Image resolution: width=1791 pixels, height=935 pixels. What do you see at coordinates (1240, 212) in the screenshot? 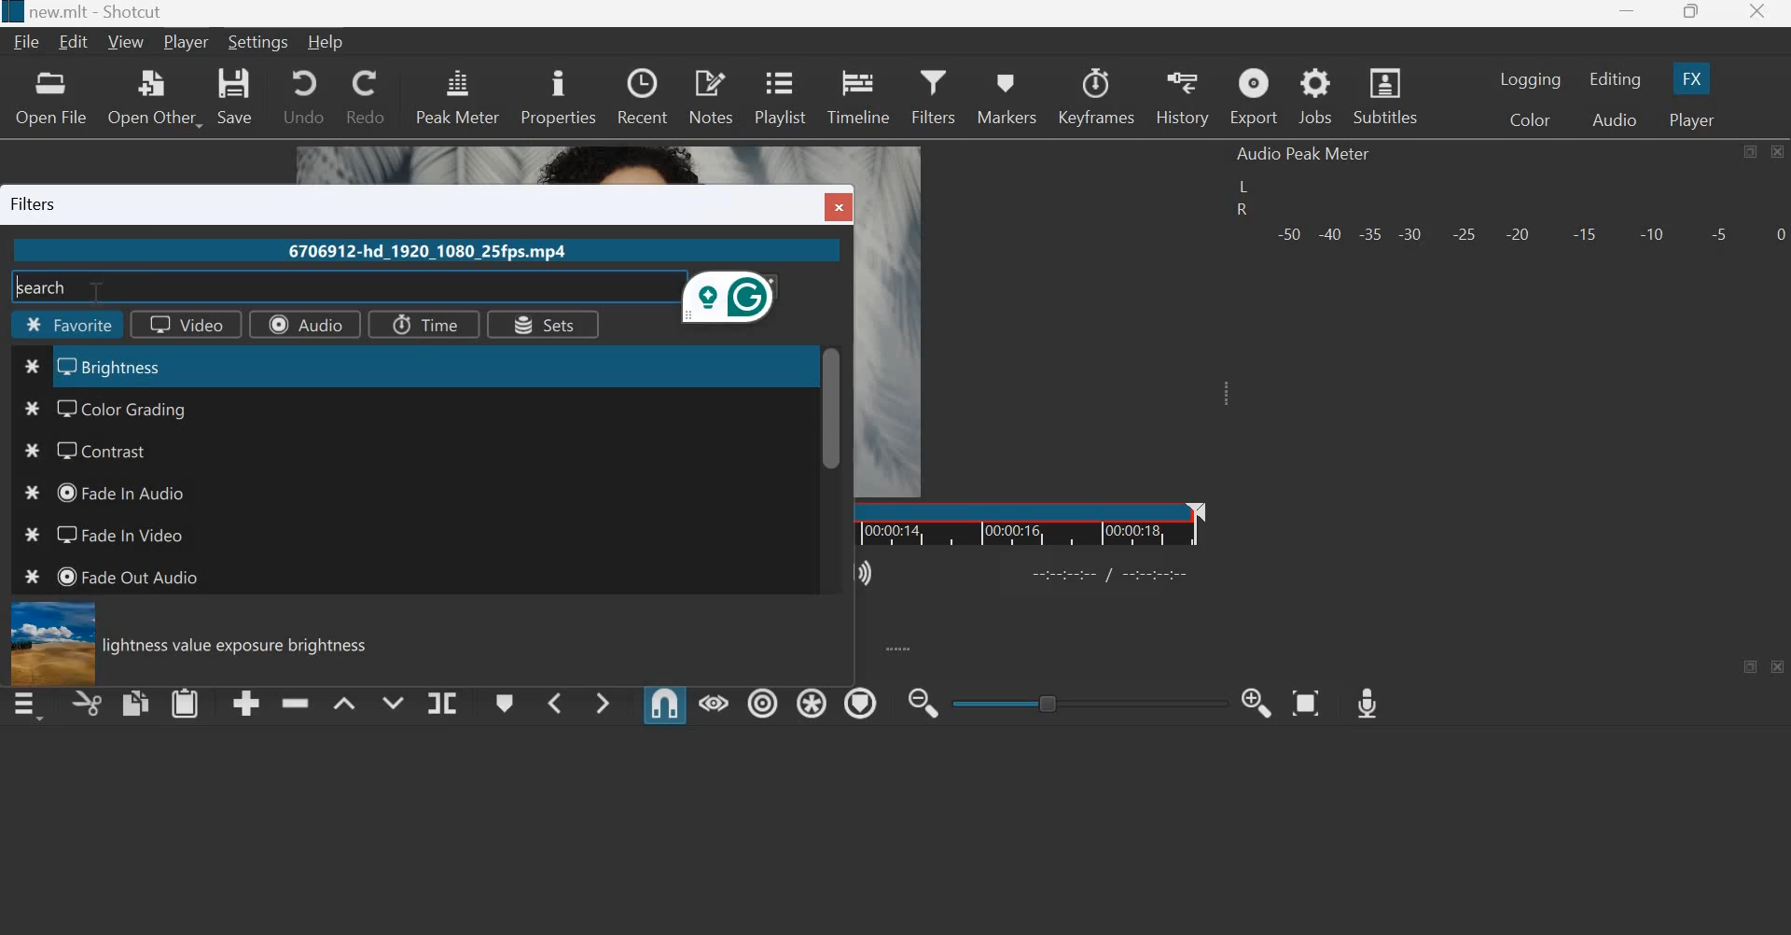
I see `R` at bounding box center [1240, 212].